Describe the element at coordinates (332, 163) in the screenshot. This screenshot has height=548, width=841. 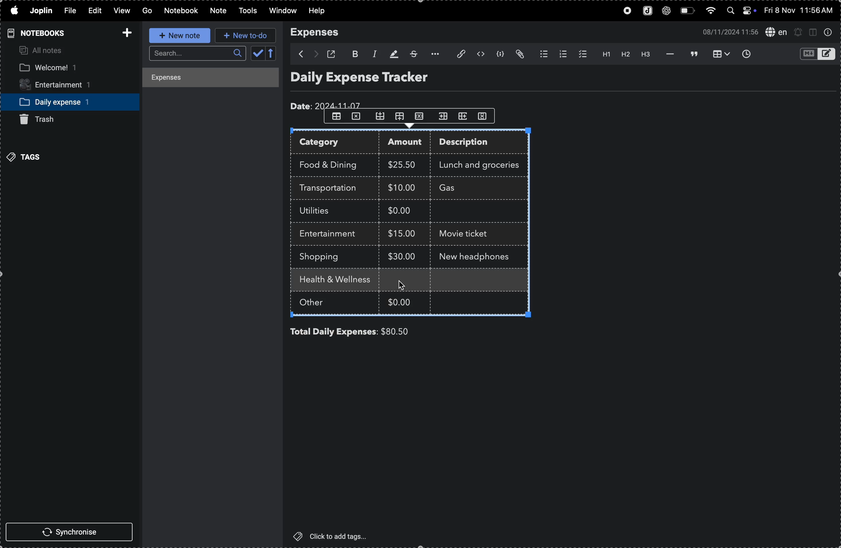
I see `food and drink` at that location.